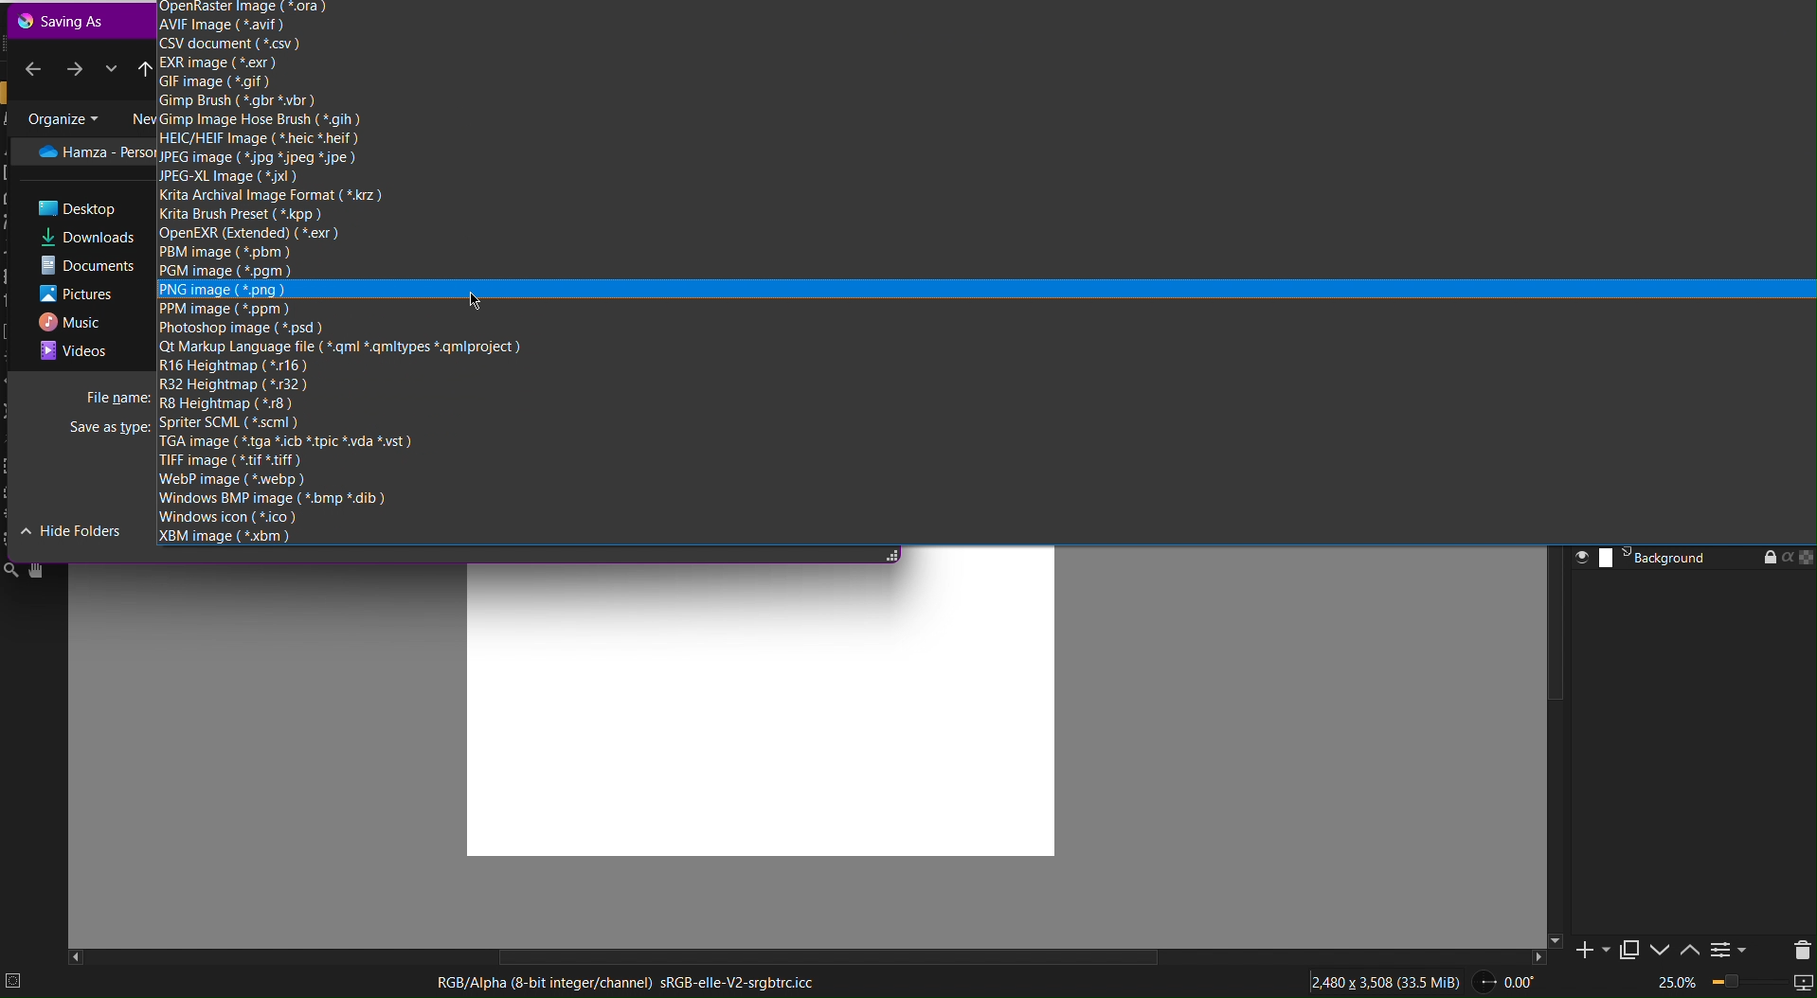 The image size is (1817, 998). What do you see at coordinates (406, 420) in the screenshot?
I see `Image type options` at bounding box center [406, 420].